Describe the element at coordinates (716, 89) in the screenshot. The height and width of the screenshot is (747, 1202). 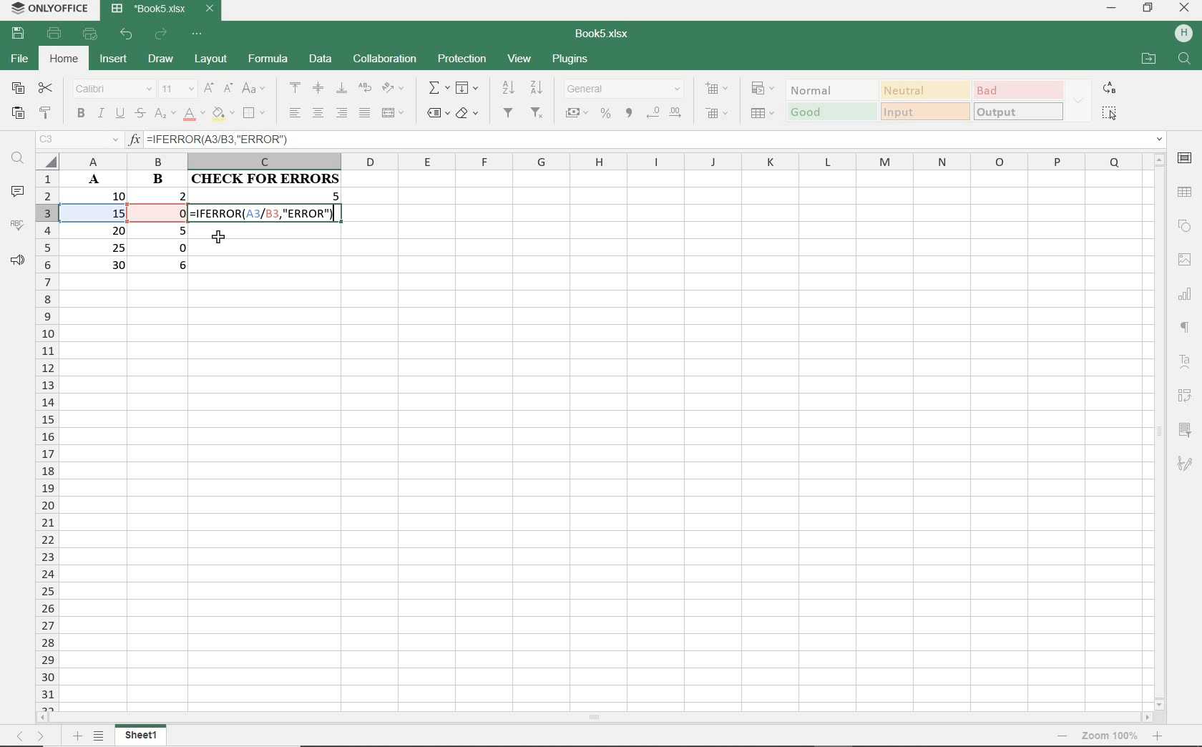
I see `INSERT CELLS` at that location.